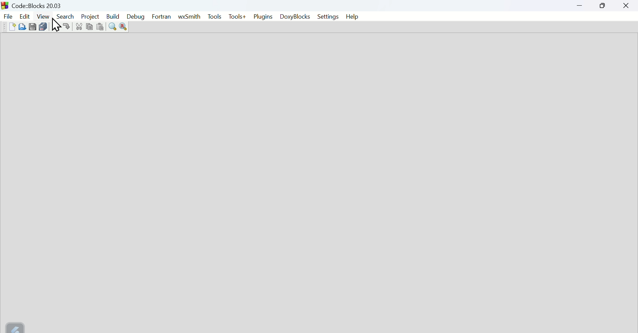  Describe the element at coordinates (237, 17) in the screenshot. I see `Tools+` at that location.